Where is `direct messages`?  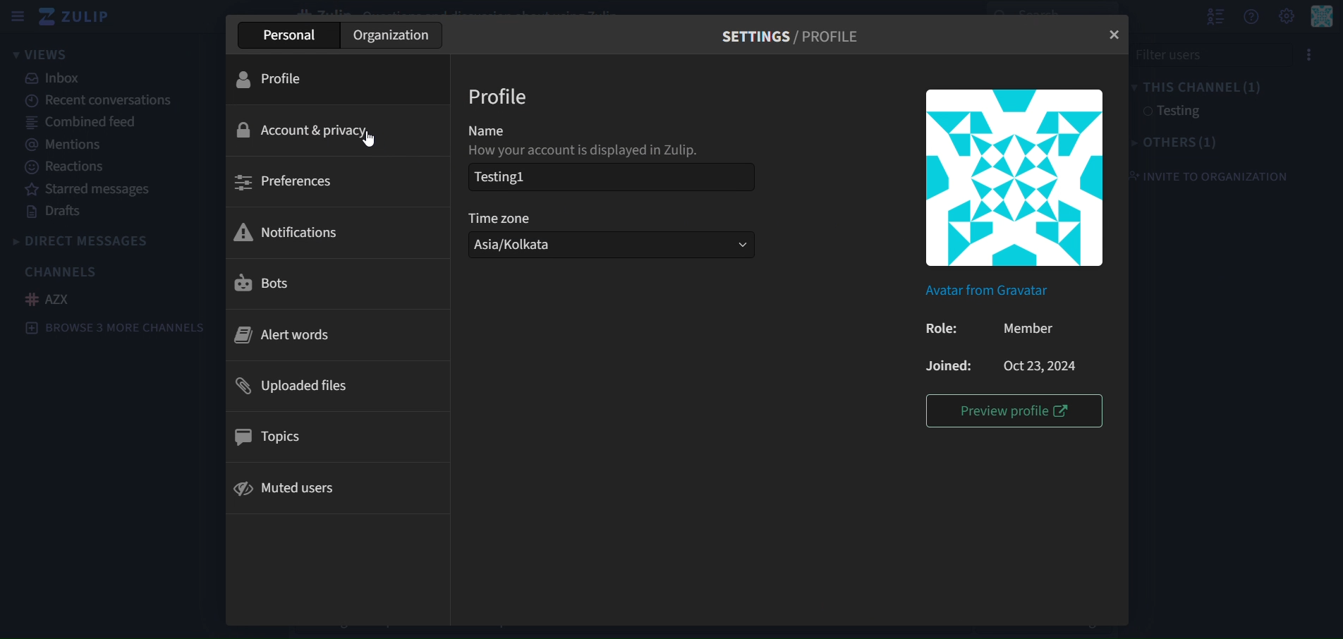
direct messages is located at coordinates (101, 240).